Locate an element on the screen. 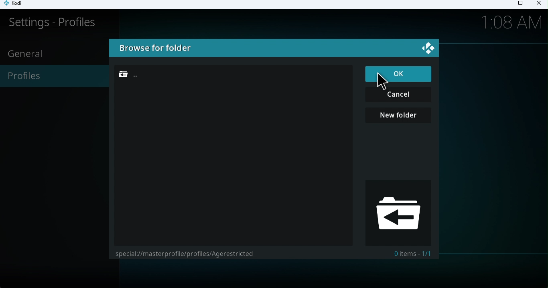 This screenshot has width=548, height=288. OK is located at coordinates (399, 75).